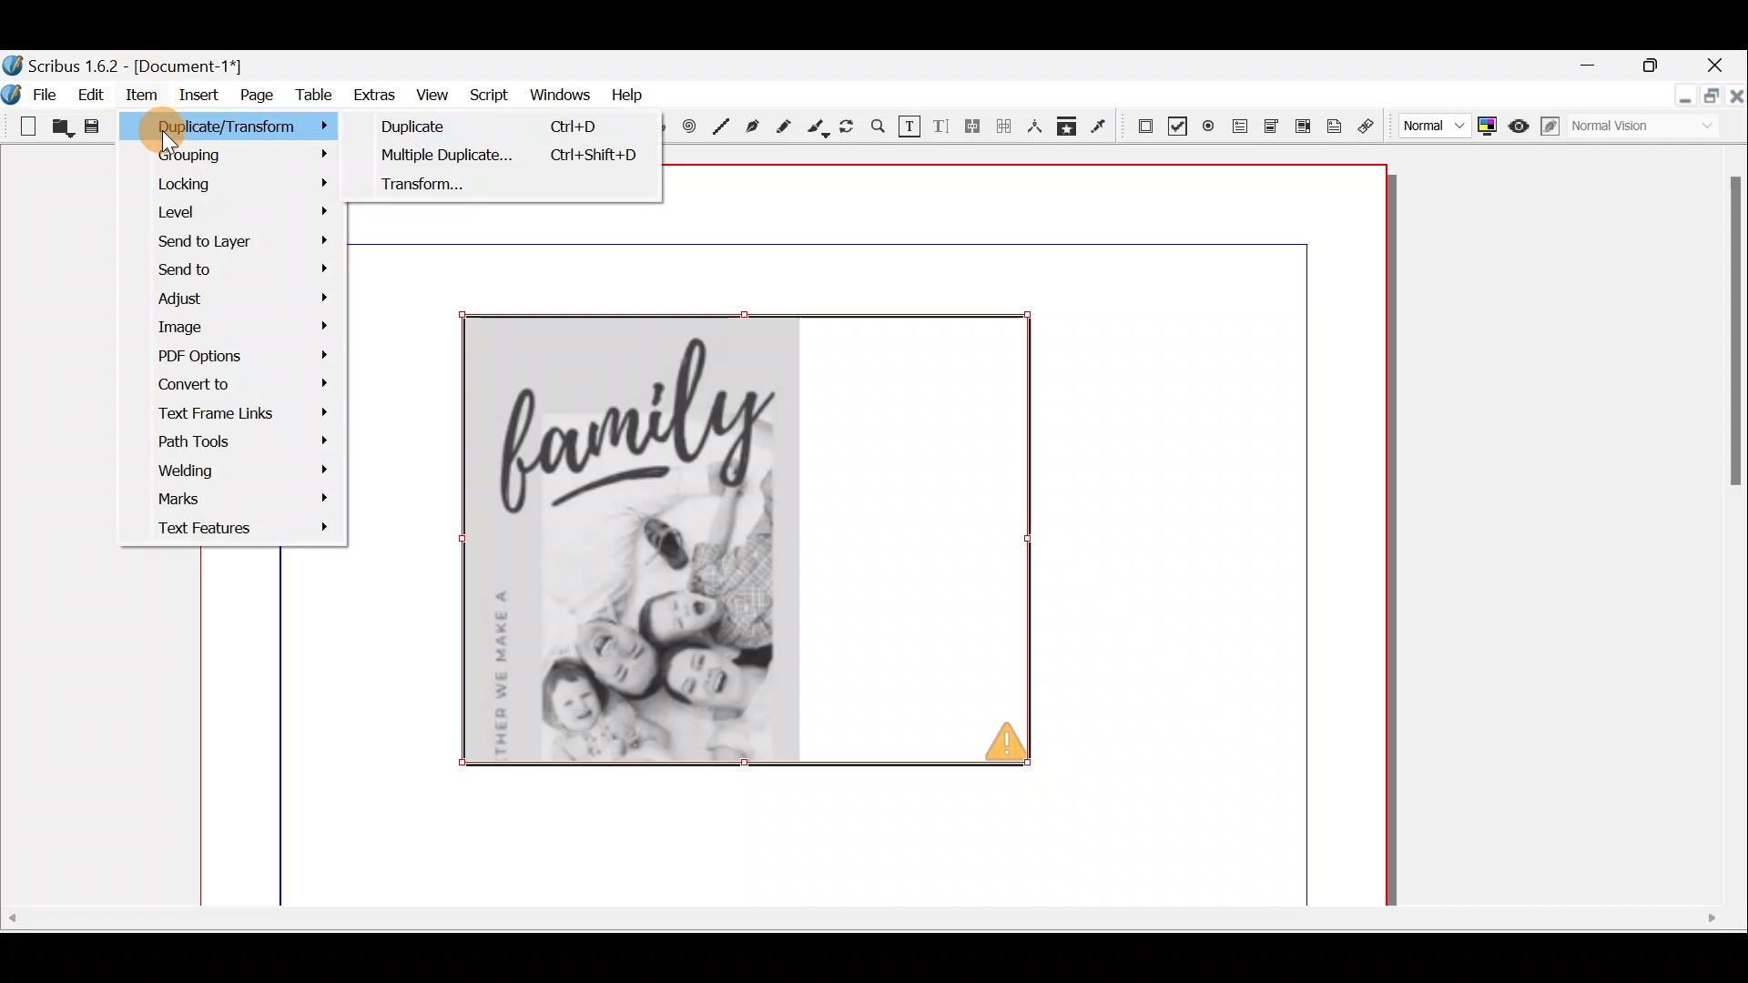 This screenshot has height=983, width=1748. What do you see at coordinates (1709, 99) in the screenshot?
I see `Maximise` at bounding box center [1709, 99].